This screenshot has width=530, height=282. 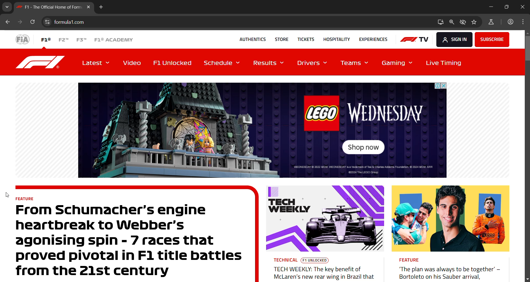 I want to click on Video, so click(x=132, y=63).